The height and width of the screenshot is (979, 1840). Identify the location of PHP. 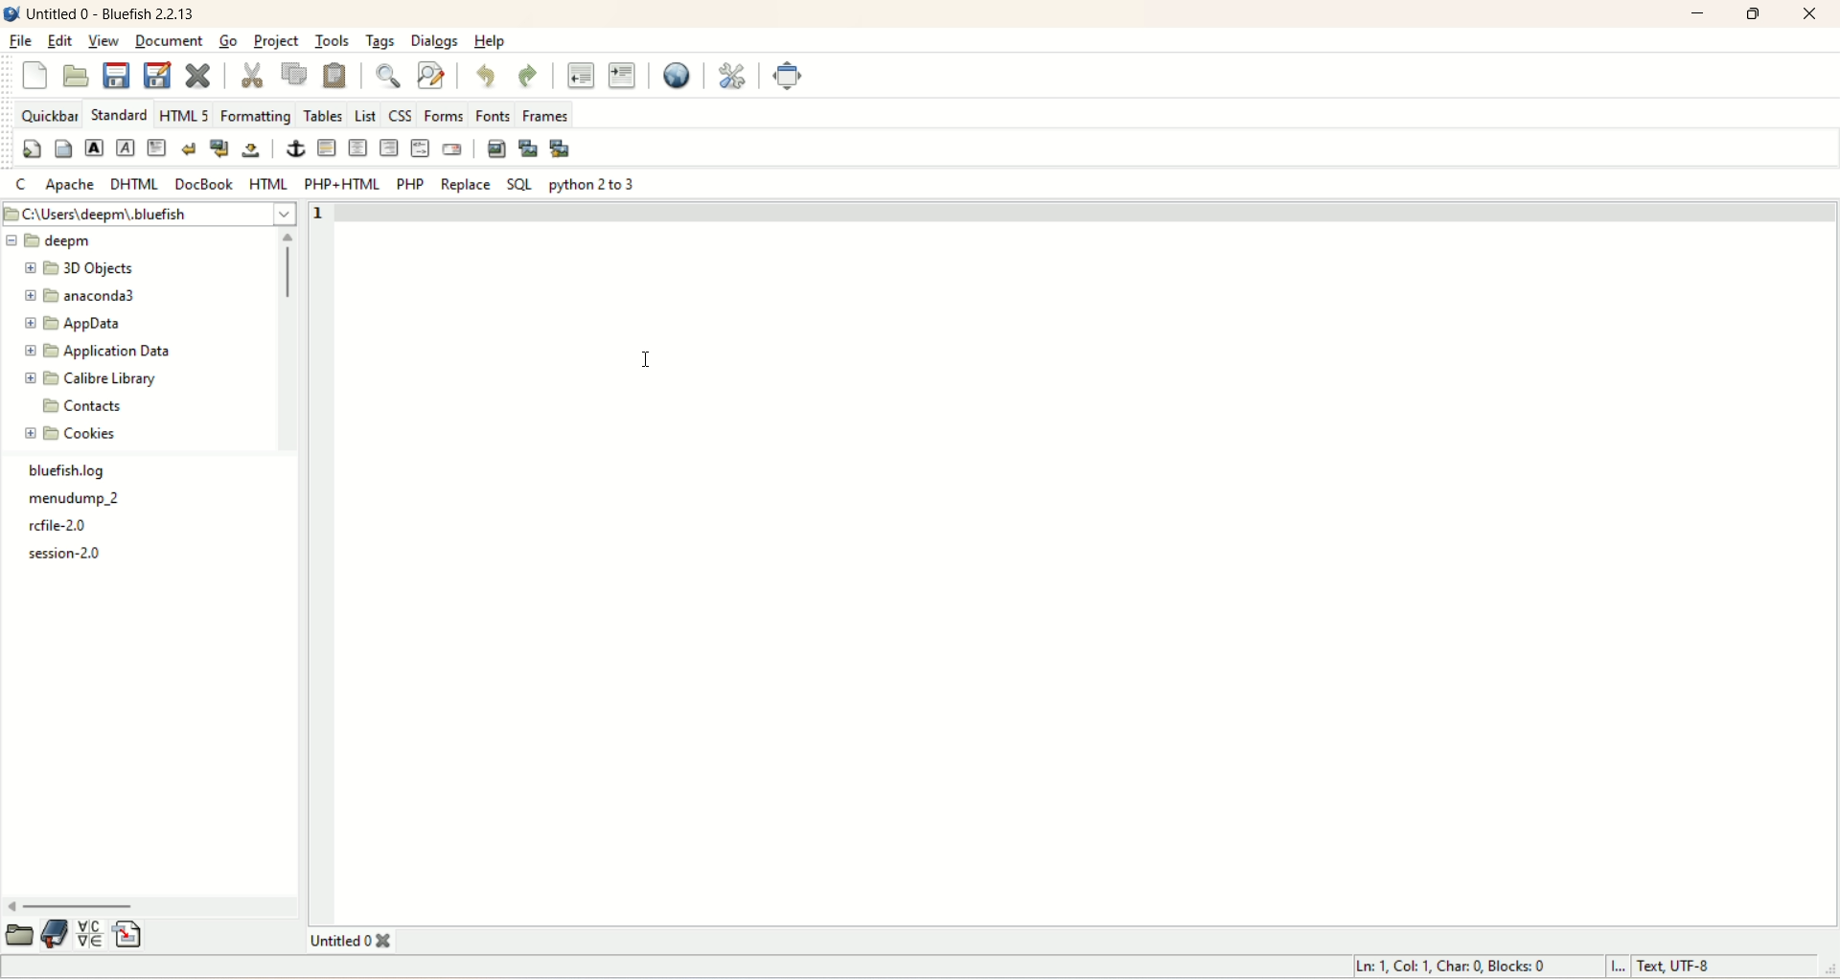
(411, 182).